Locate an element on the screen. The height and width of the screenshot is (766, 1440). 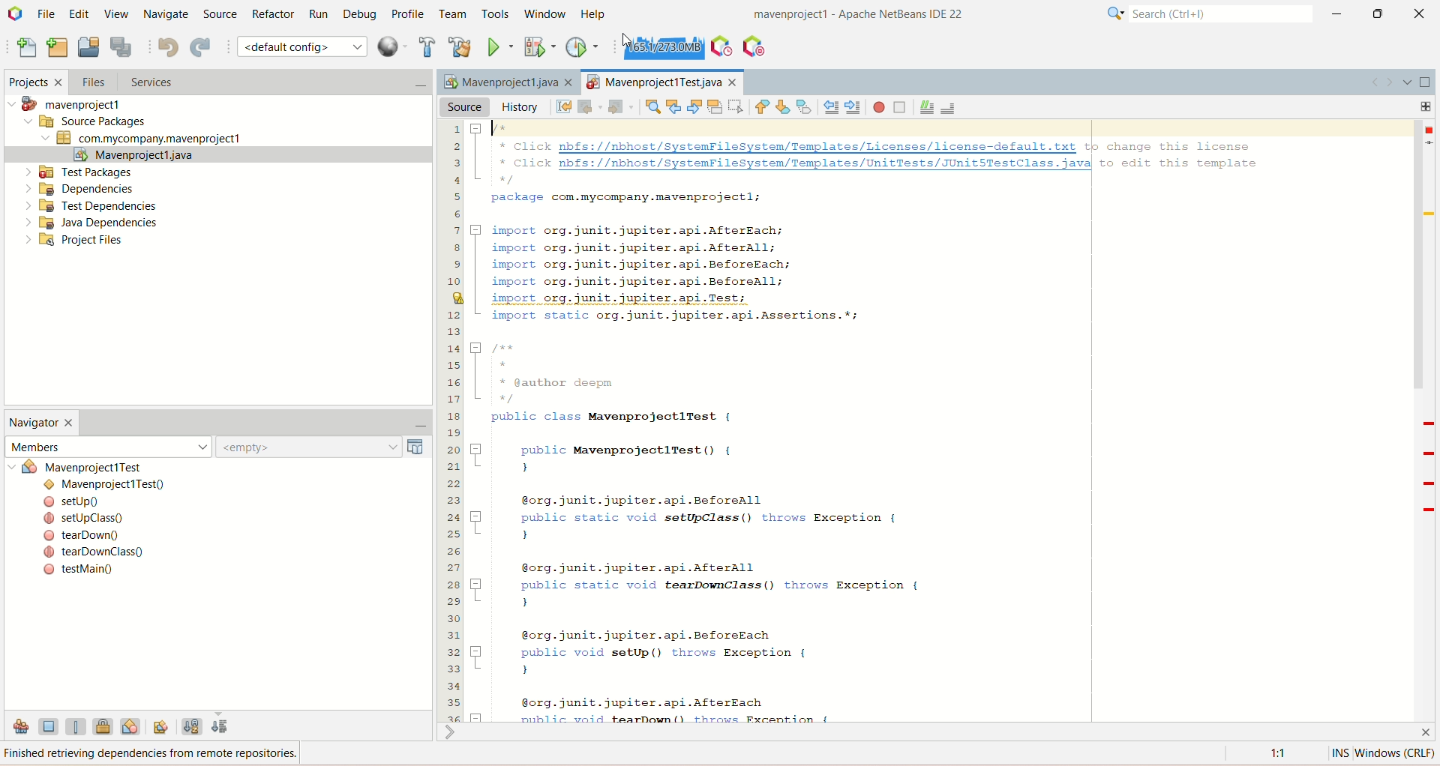
show opened document list is located at coordinates (1406, 81).